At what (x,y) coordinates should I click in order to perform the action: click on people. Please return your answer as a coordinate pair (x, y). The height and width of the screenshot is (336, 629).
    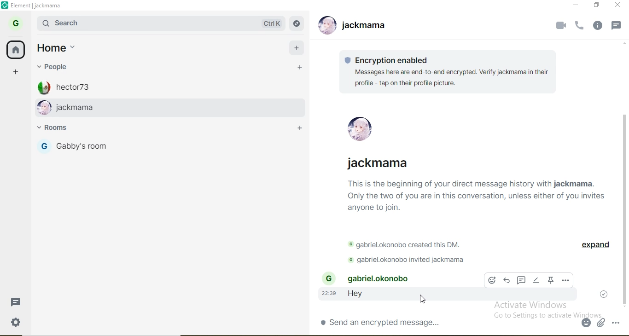
    Looking at the image, I should click on (54, 66).